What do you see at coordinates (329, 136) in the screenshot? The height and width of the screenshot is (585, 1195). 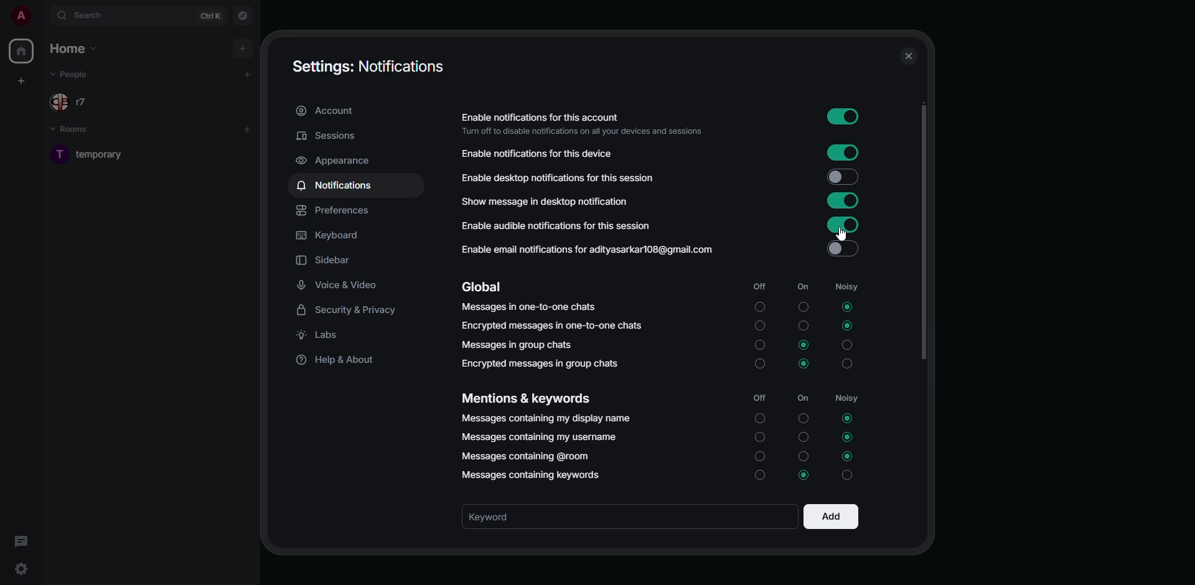 I see `sessions` at bounding box center [329, 136].